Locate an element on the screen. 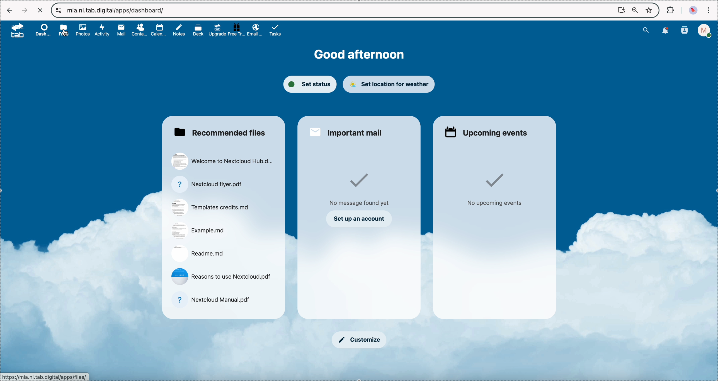 The height and width of the screenshot is (381, 718). file is located at coordinates (210, 207).